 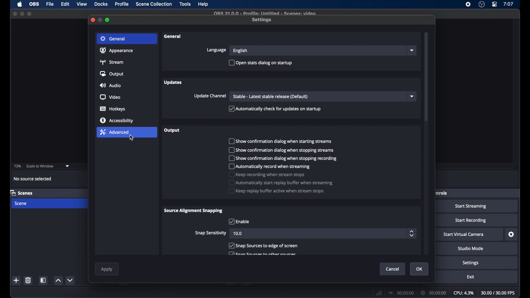 What do you see at coordinates (442, 193) in the screenshot?
I see `obscure label` at bounding box center [442, 193].